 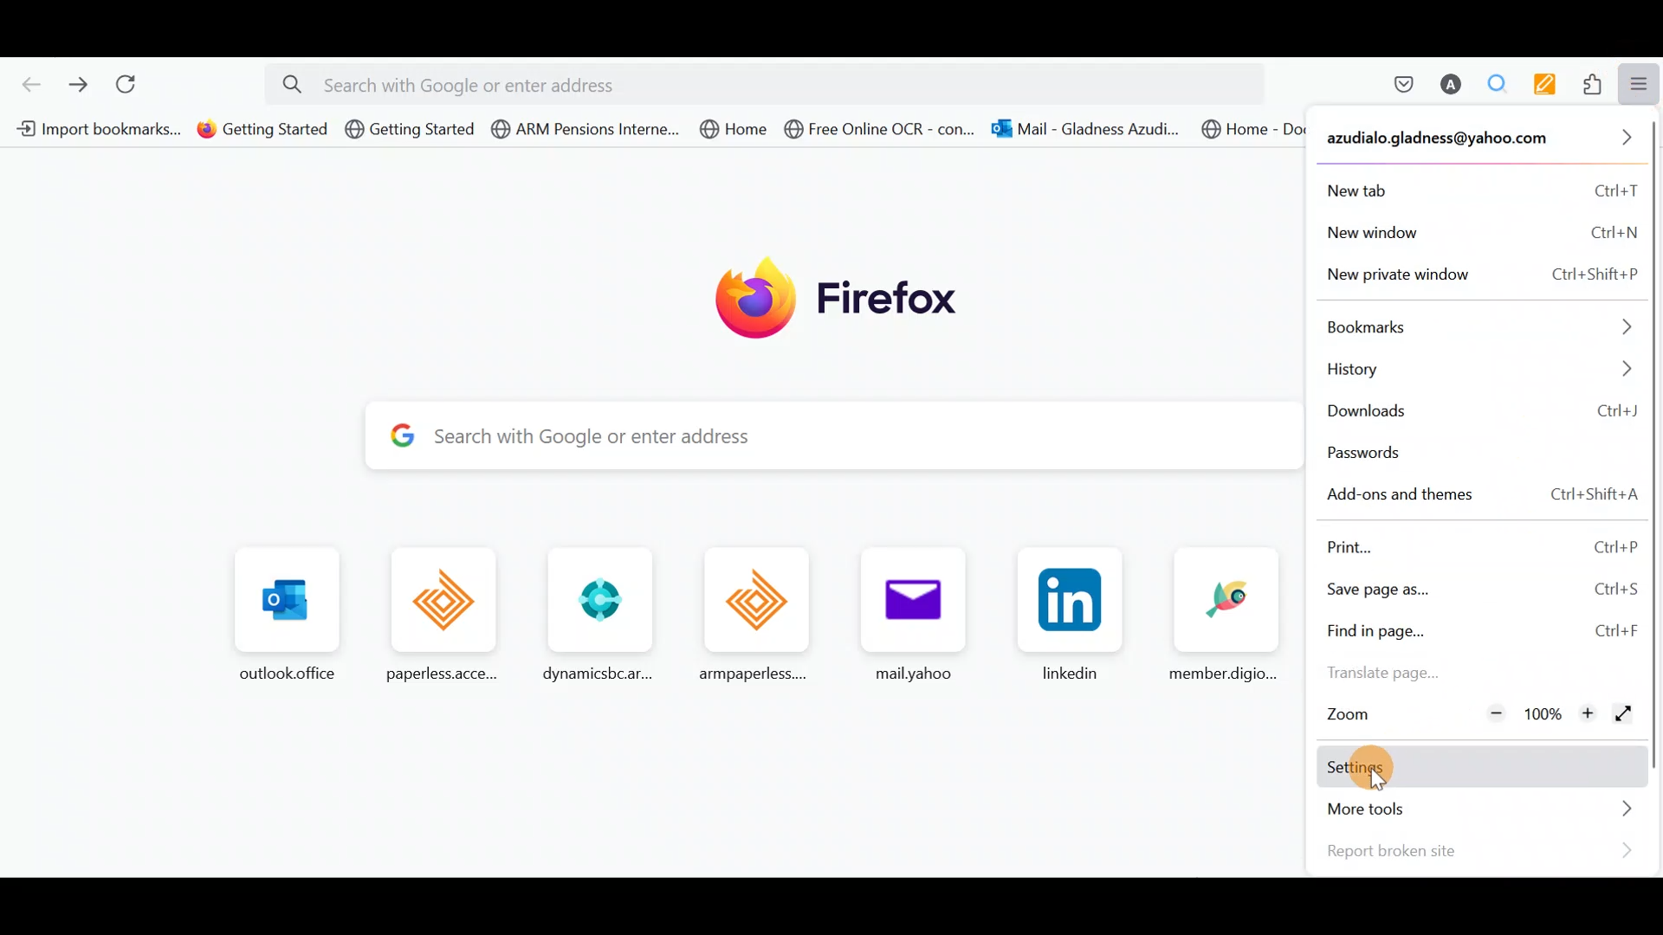 What do you see at coordinates (847, 293) in the screenshot?
I see `firefox` at bounding box center [847, 293].